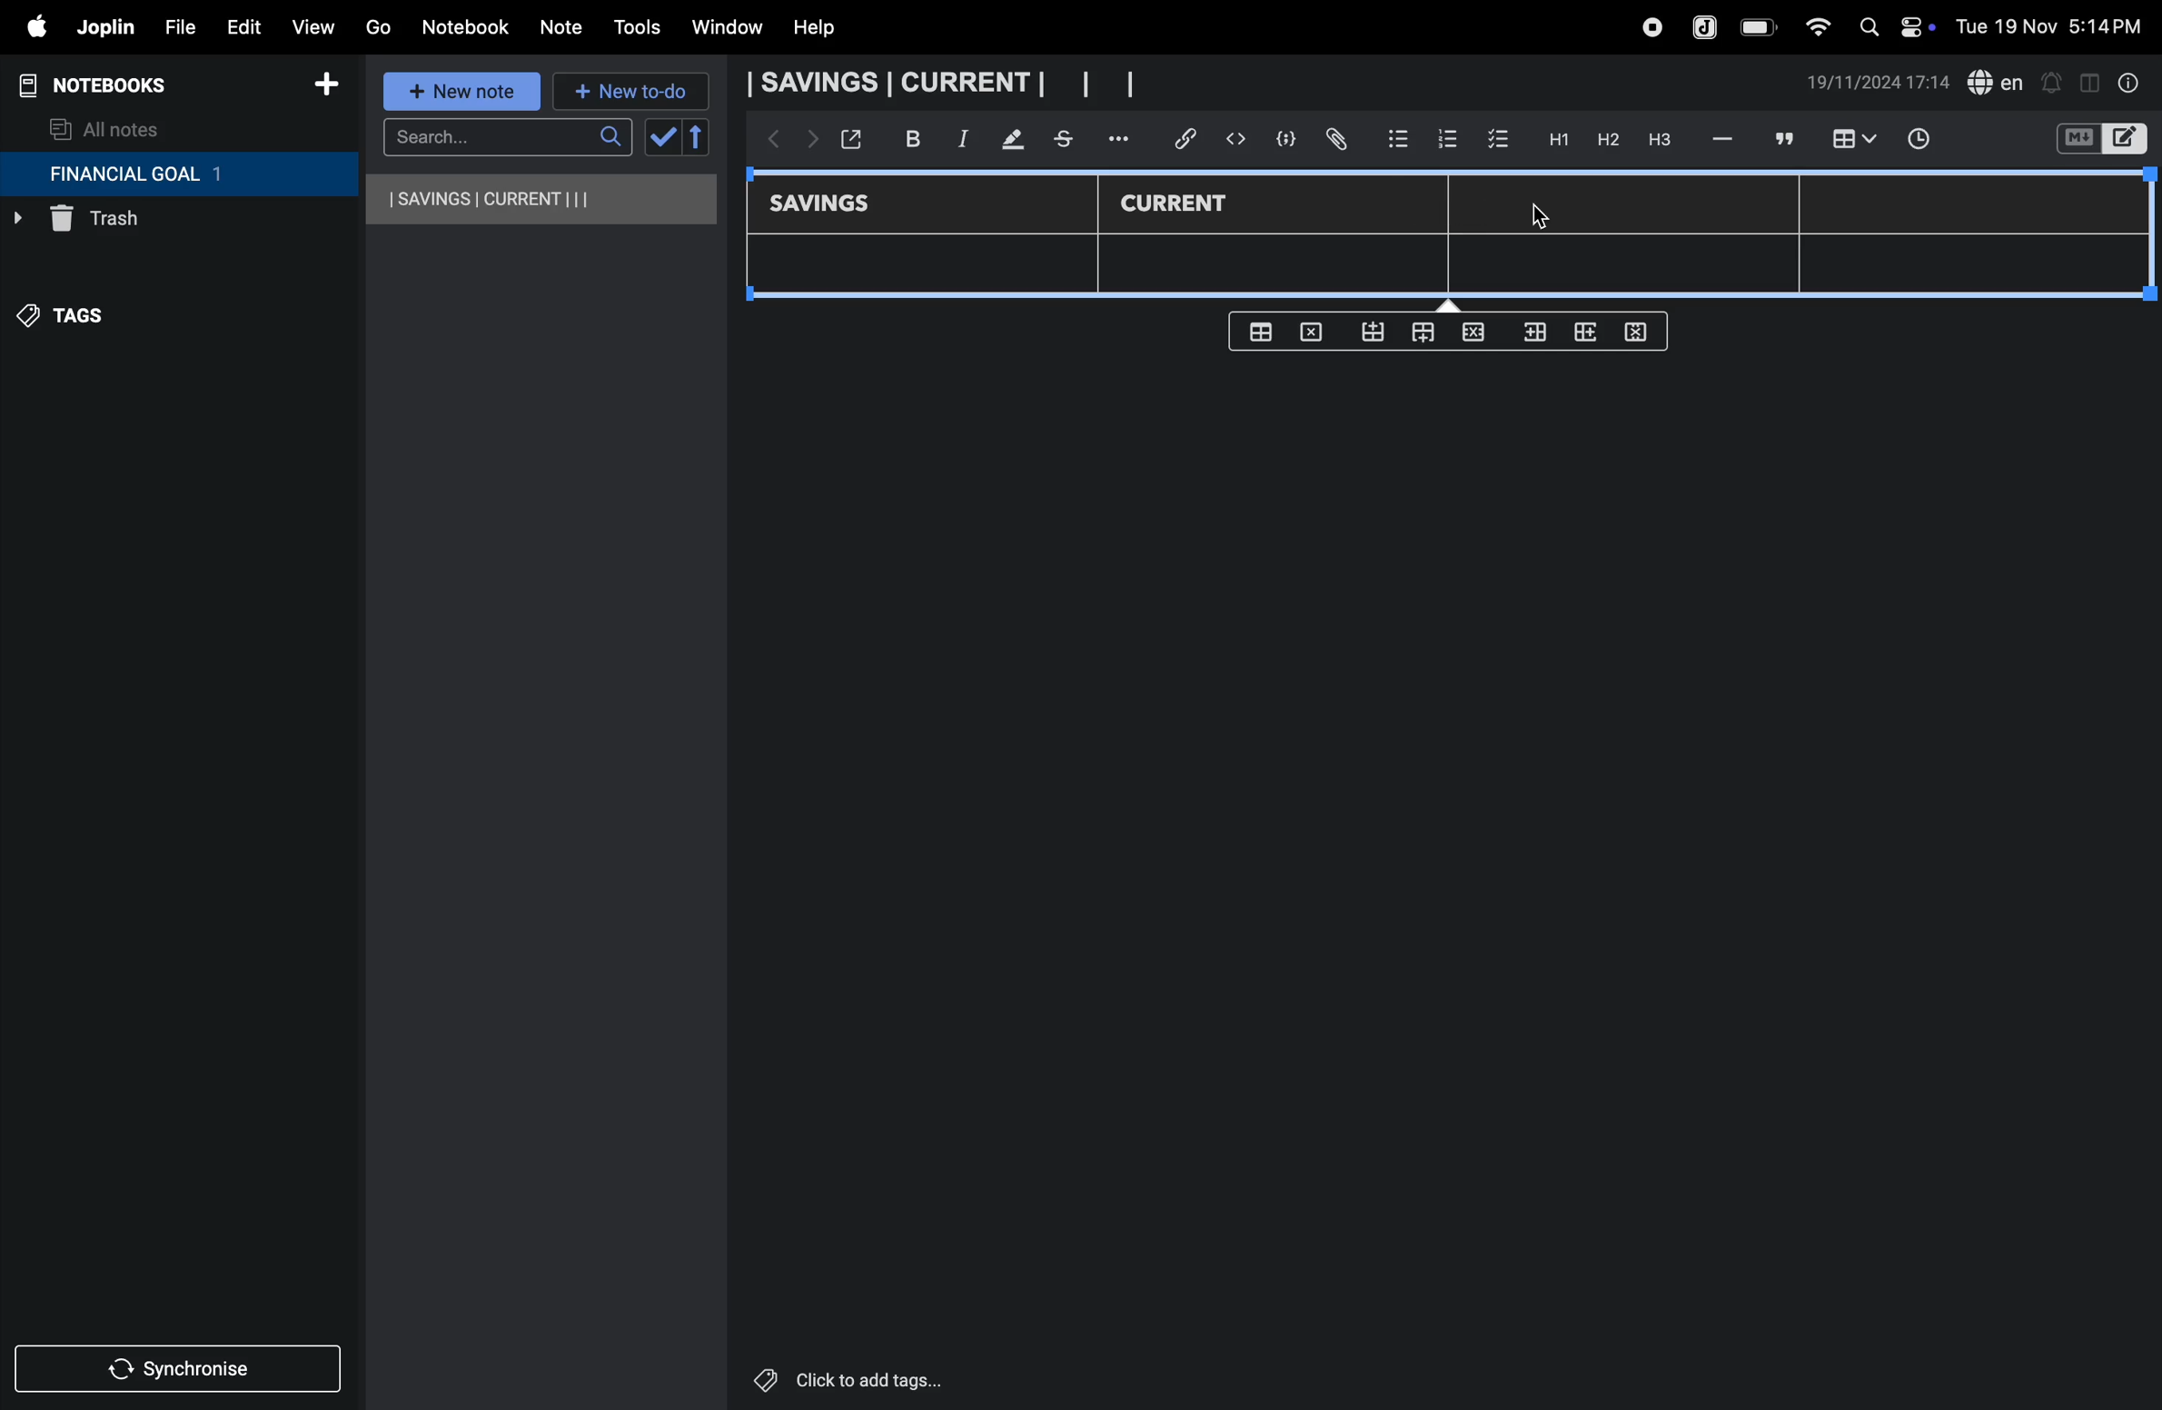  What do you see at coordinates (1930, 141) in the screenshot?
I see `time` at bounding box center [1930, 141].